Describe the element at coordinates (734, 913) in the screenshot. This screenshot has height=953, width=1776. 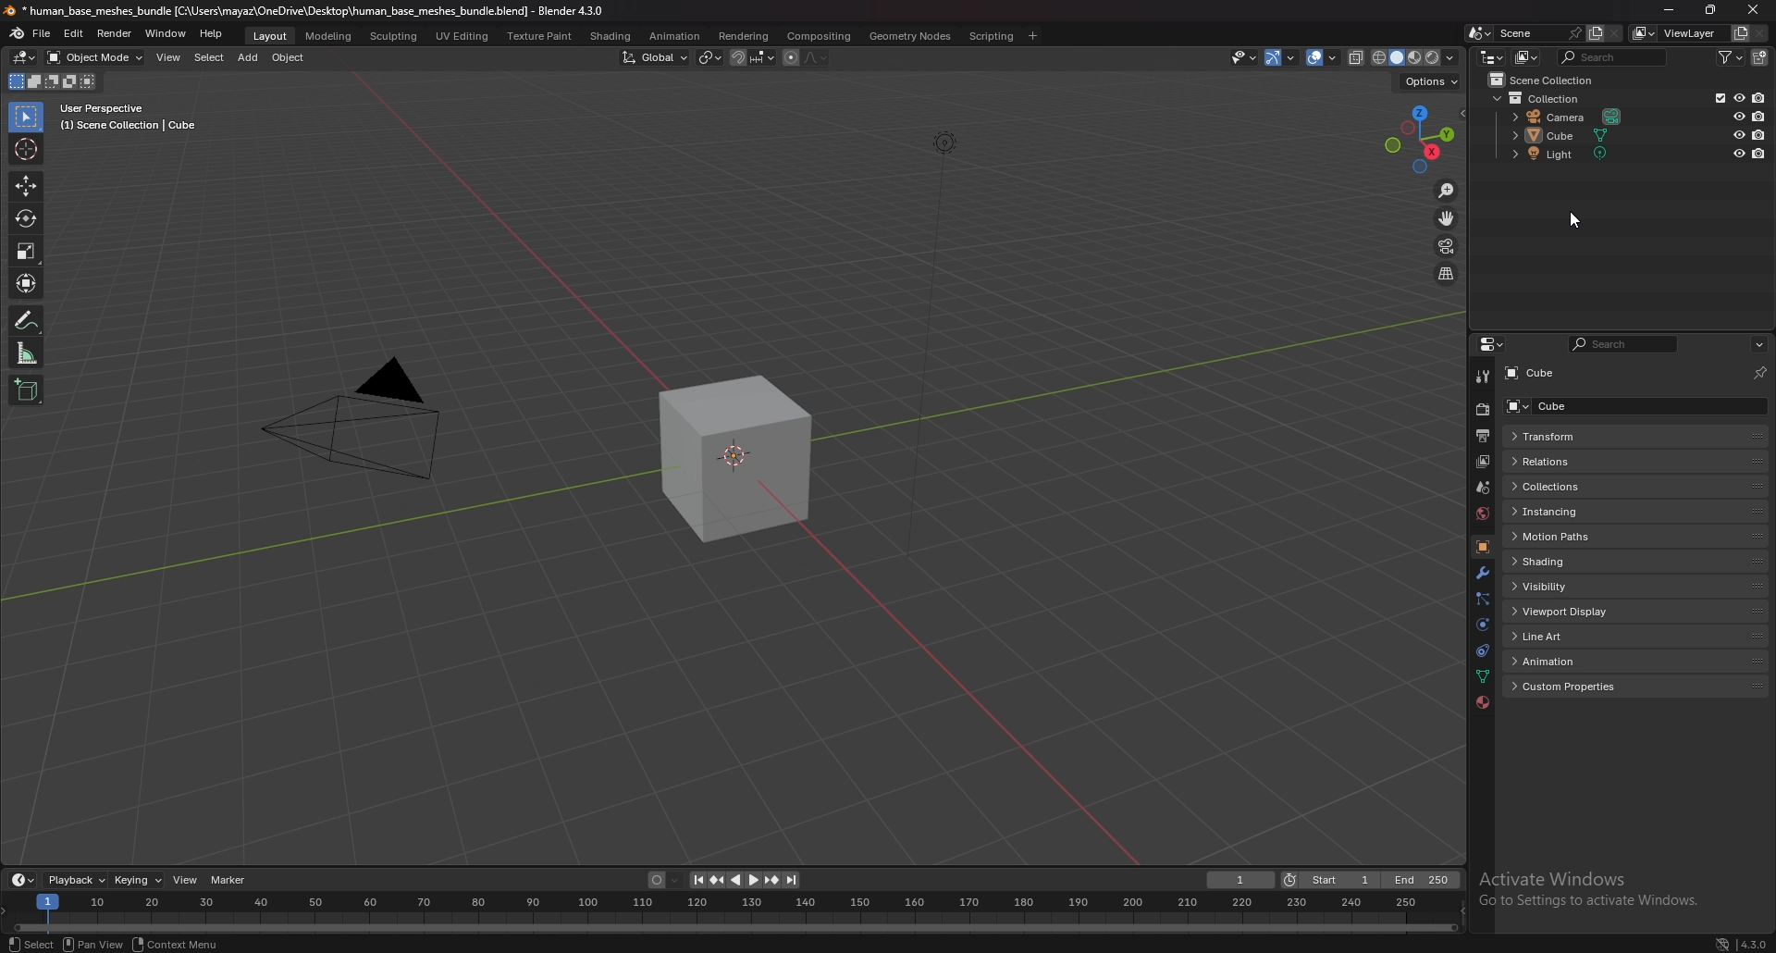
I see `seek` at that location.